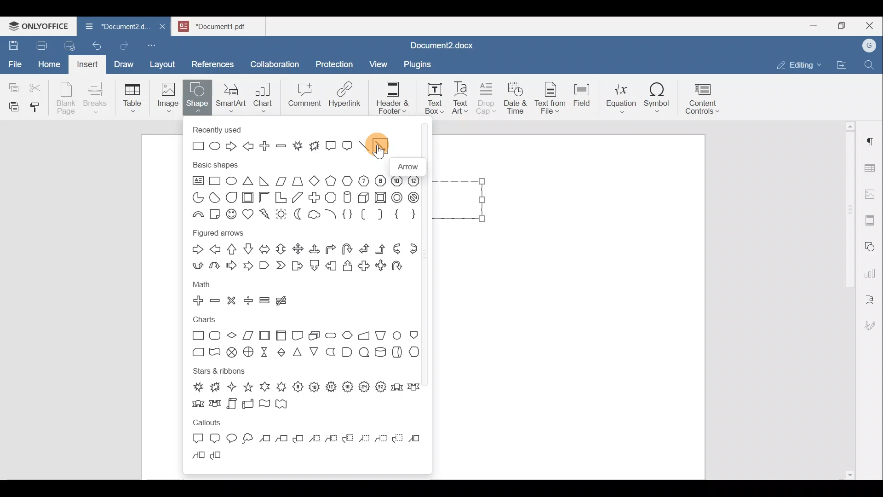 This screenshot has height=497, width=883. What do you see at coordinates (799, 63) in the screenshot?
I see `Editing mode` at bounding box center [799, 63].